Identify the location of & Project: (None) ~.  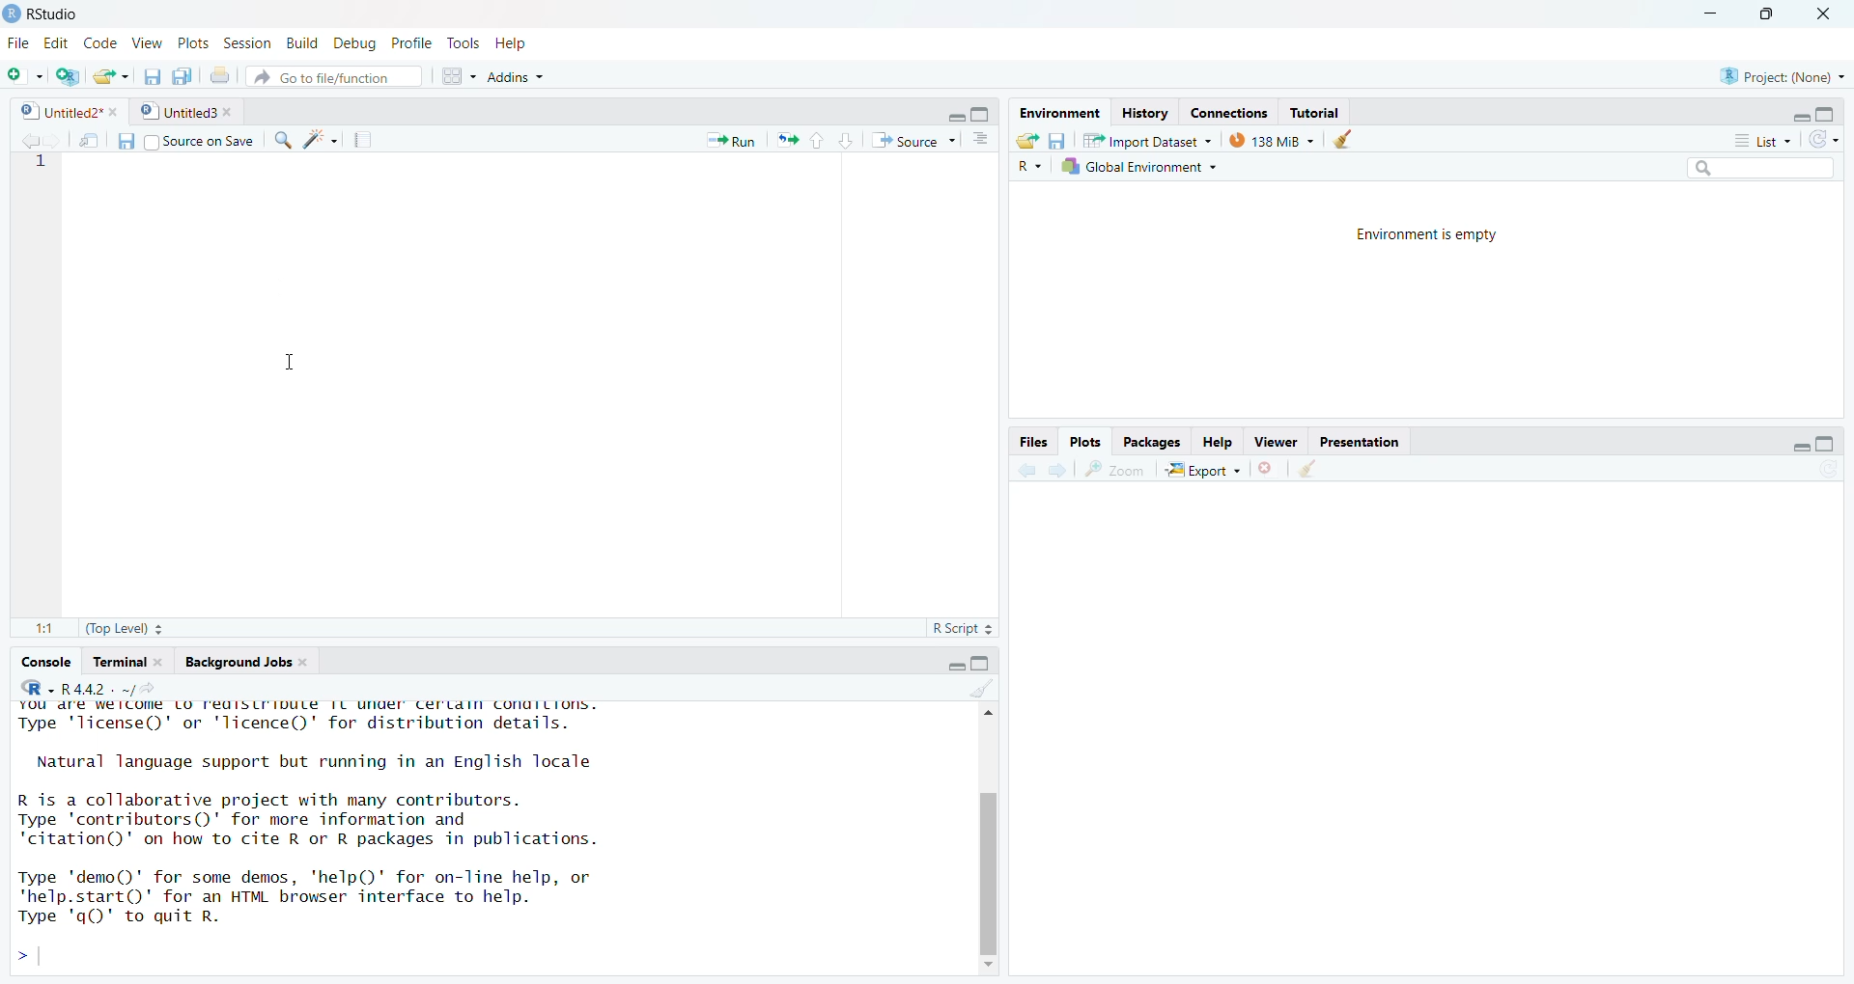
(1780, 71).